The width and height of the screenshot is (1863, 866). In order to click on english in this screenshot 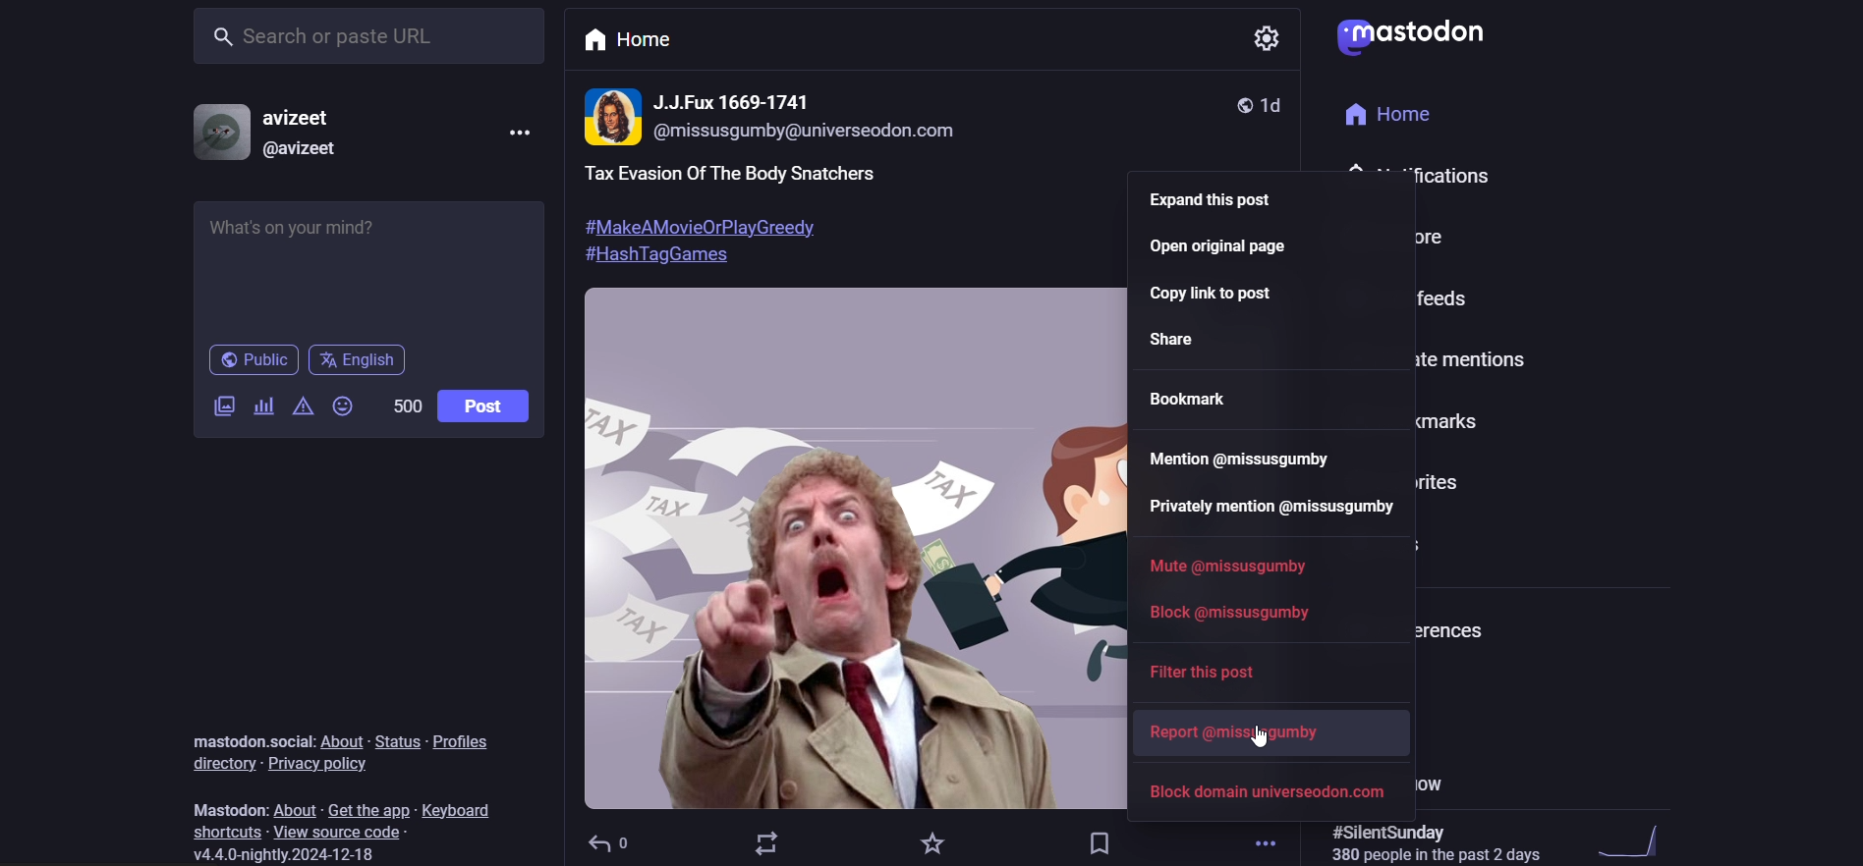, I will do `click(355, 363)`.